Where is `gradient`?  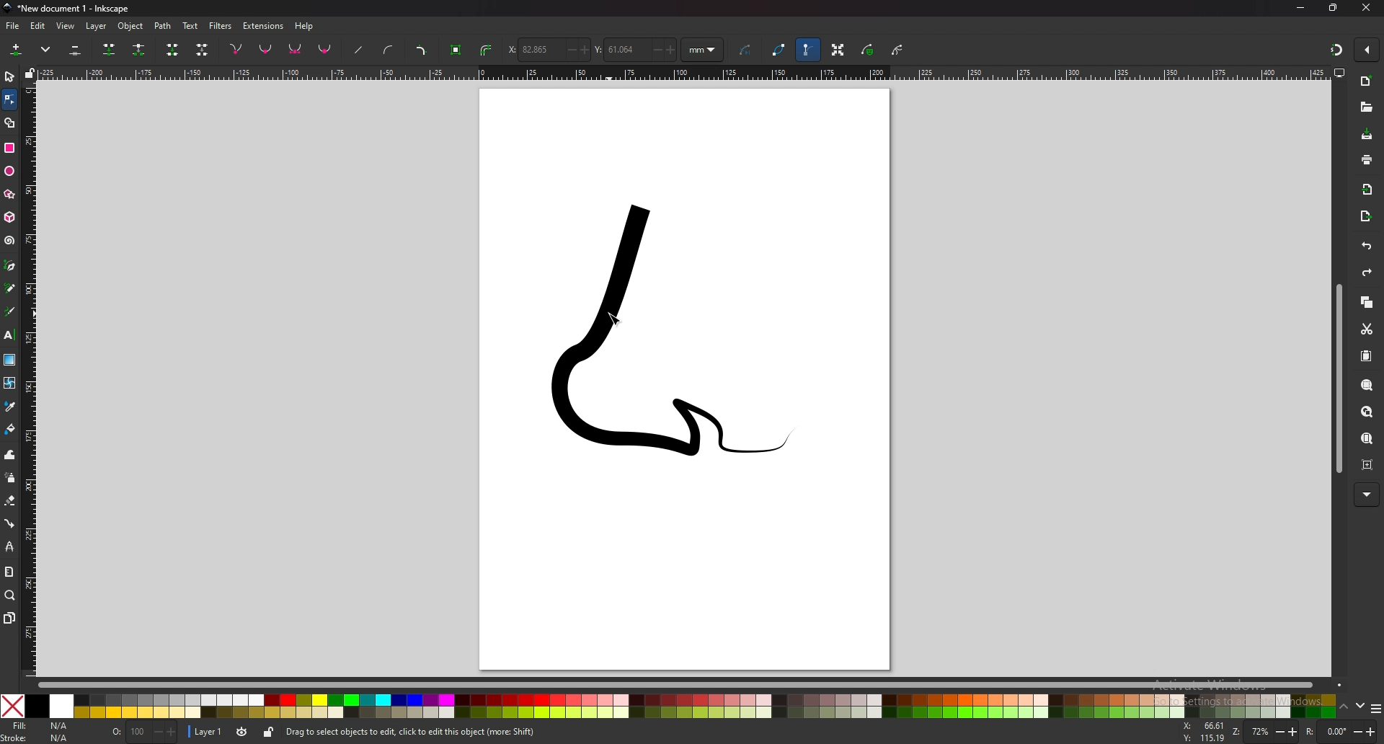 gradient is located at coordinates (9, 360).